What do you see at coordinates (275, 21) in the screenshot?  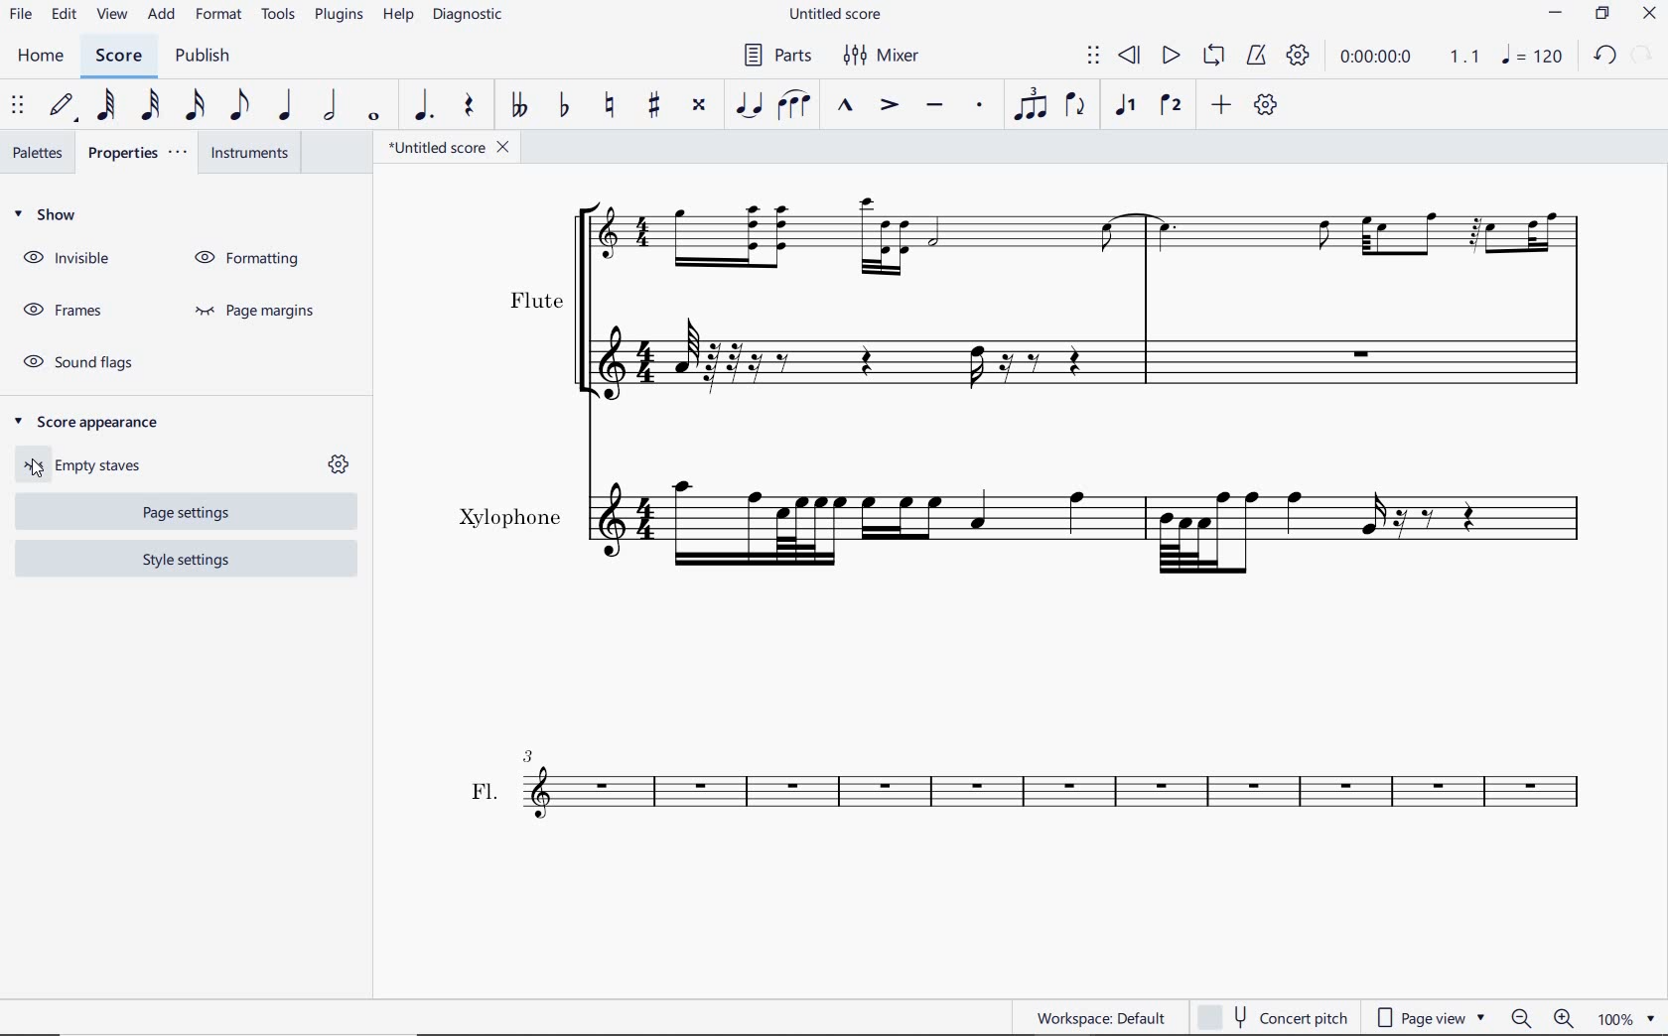 I see `TOOLS` at bounding box center [275, 21].